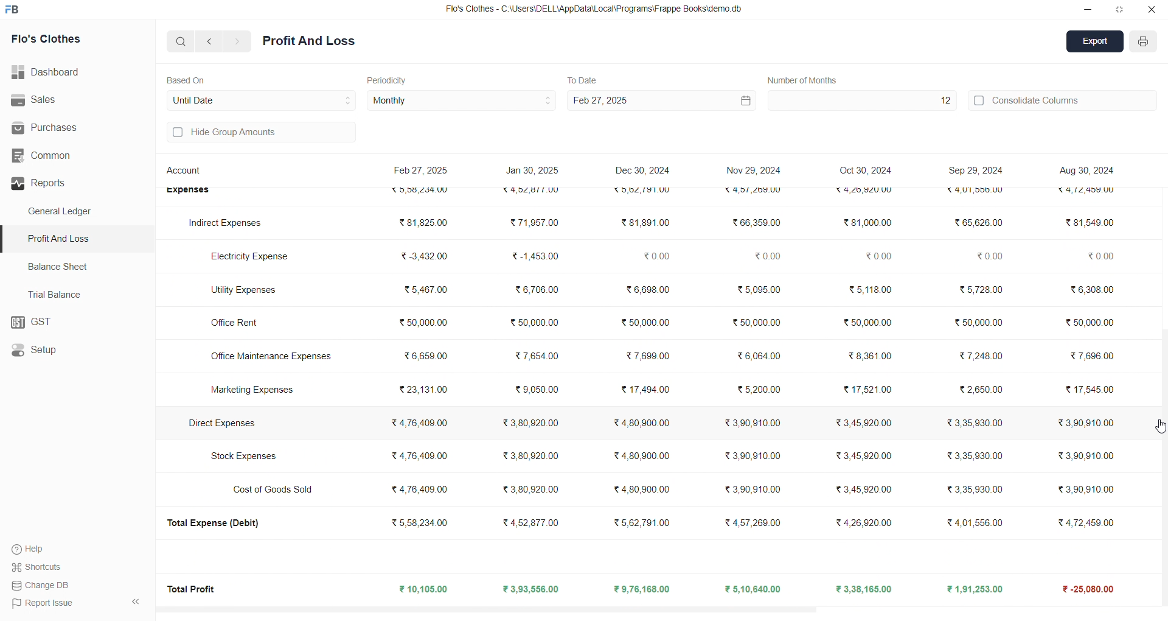  I want to click on 50,000.00, so click(1091, 323).